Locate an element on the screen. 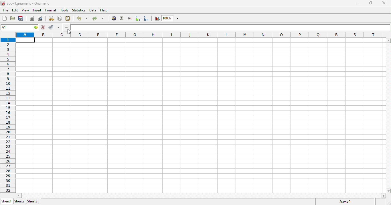  space for horizontal scroll bar is located at coordinates (199, 196).